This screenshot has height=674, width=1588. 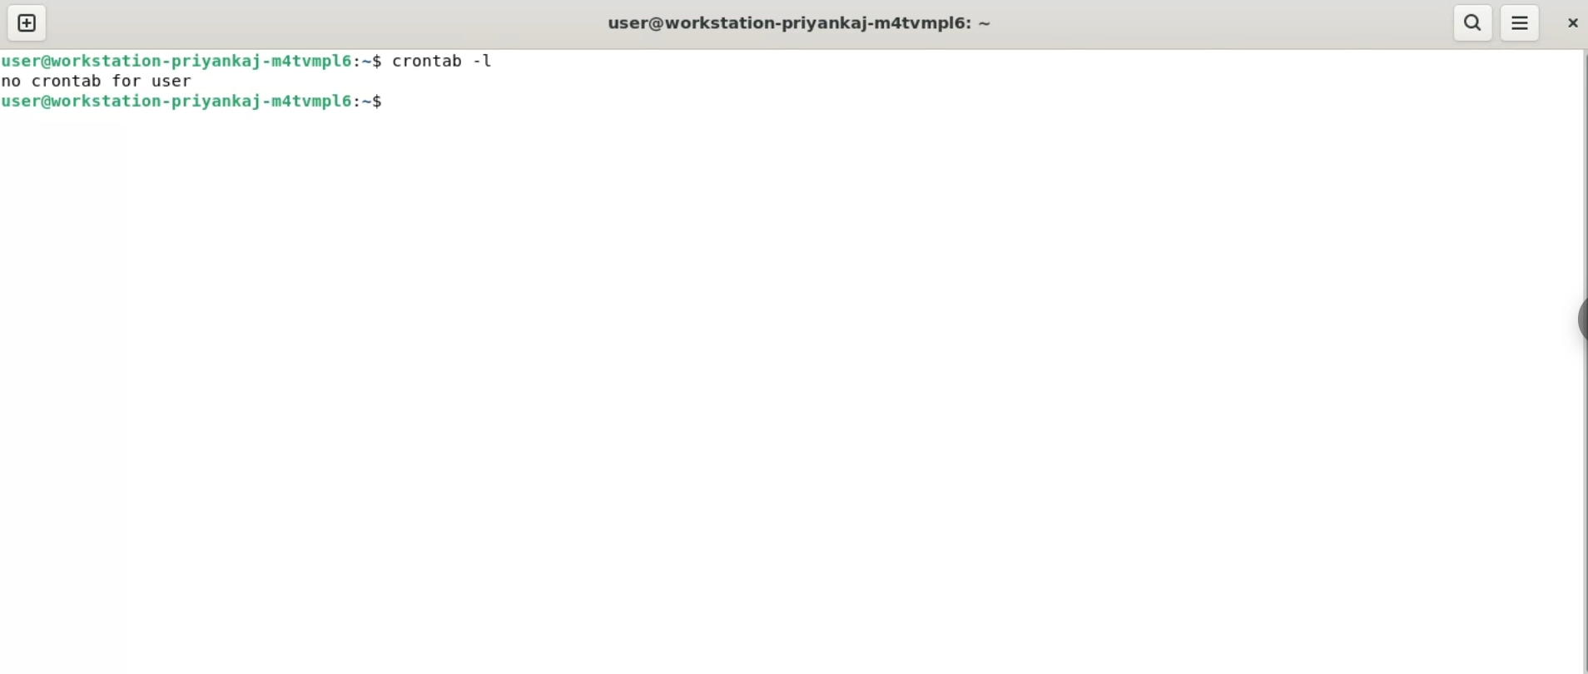 I want to click on search, so click(x=1476, y=22).